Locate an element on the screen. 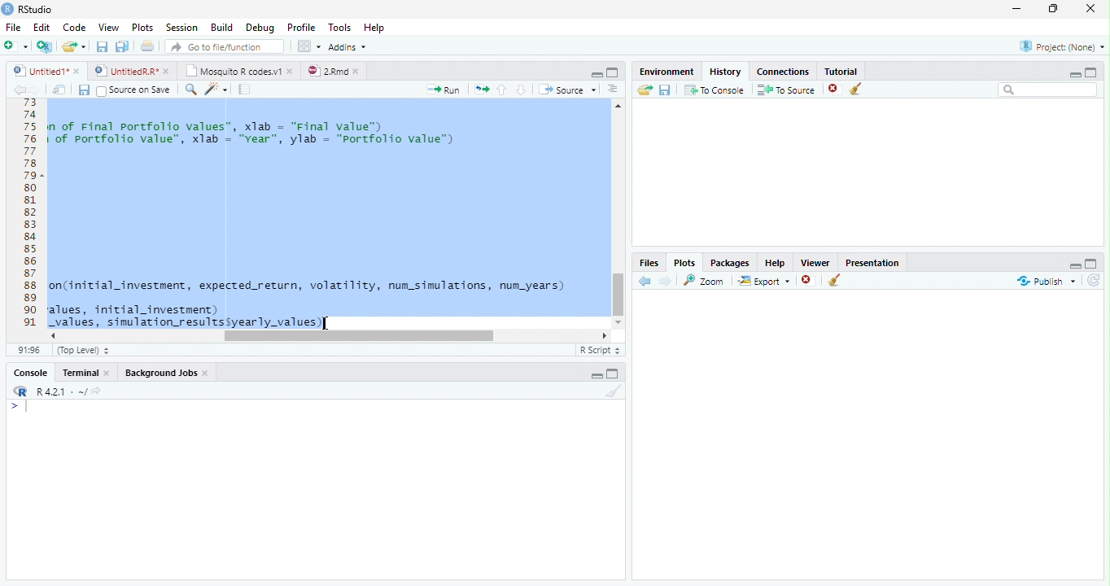  Go to file/function is located at coordinates (223, 46).